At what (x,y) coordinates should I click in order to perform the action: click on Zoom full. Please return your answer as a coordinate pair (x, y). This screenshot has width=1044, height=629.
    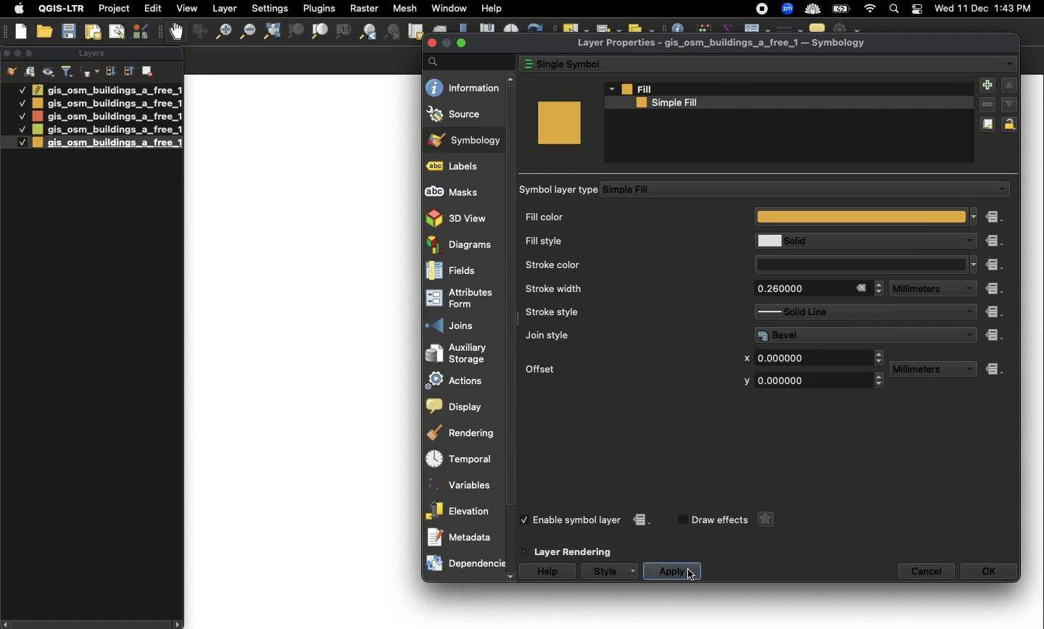
    Looking at the image, I should click on (270, 32).